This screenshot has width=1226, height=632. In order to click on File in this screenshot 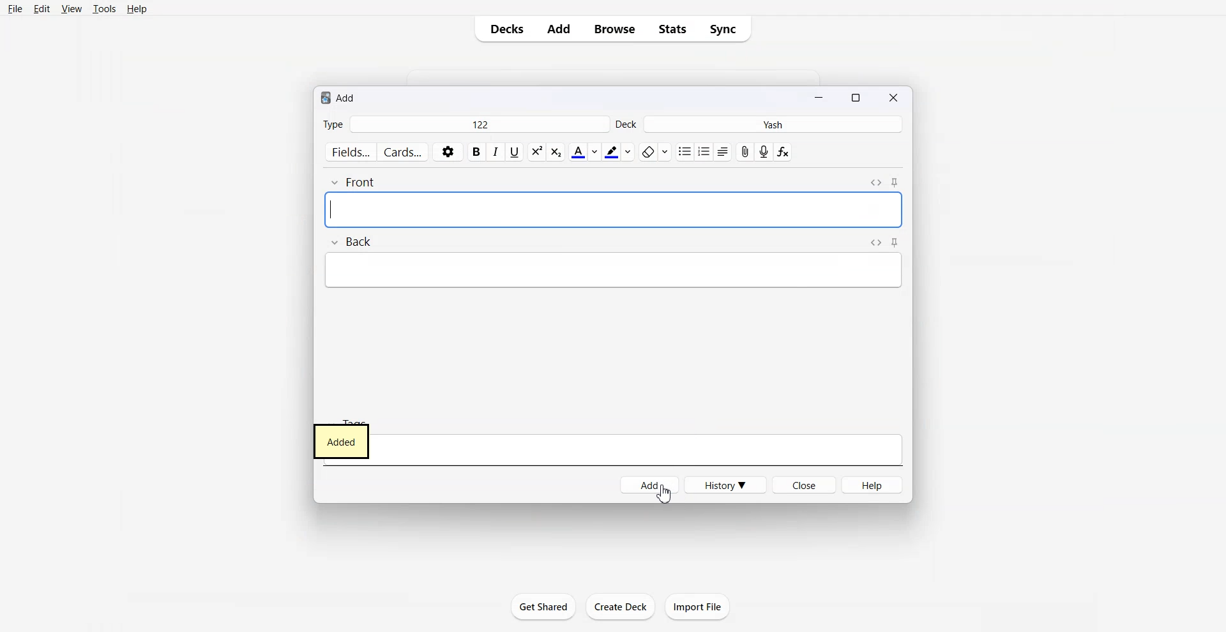, I will do `click(15, 9)`.